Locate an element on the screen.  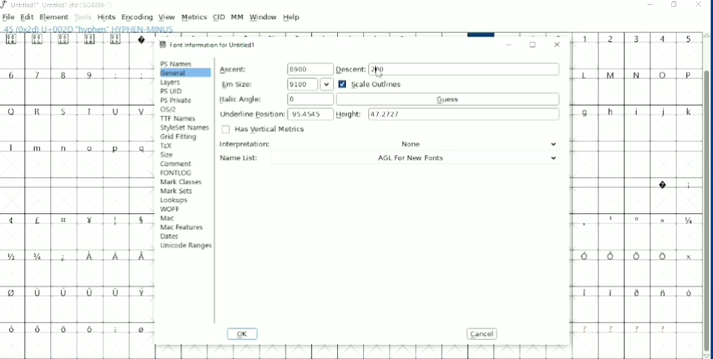
Interpretation is located at coordinates (391, 144).